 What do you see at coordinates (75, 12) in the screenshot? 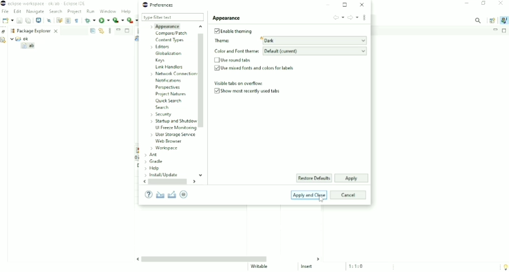
I see `Project` at bounding box center [75, 12].